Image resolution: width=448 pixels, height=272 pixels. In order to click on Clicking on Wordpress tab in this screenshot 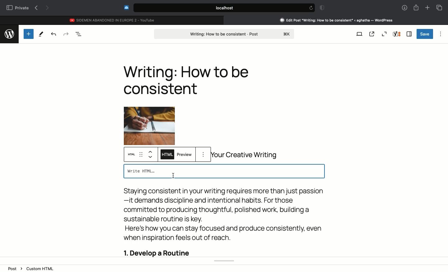, I will do `click(337, 20)`.